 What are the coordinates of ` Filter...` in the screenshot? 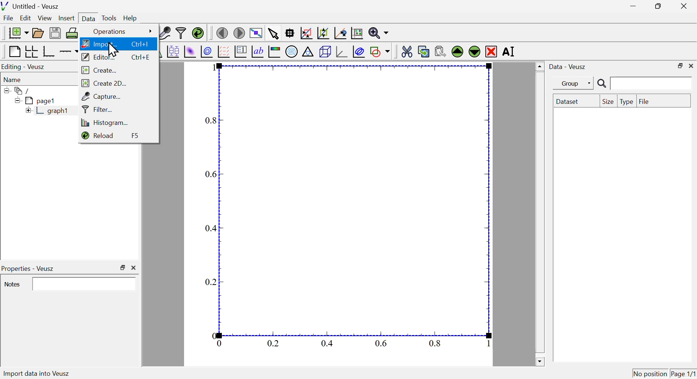 It's located at (98, 109).